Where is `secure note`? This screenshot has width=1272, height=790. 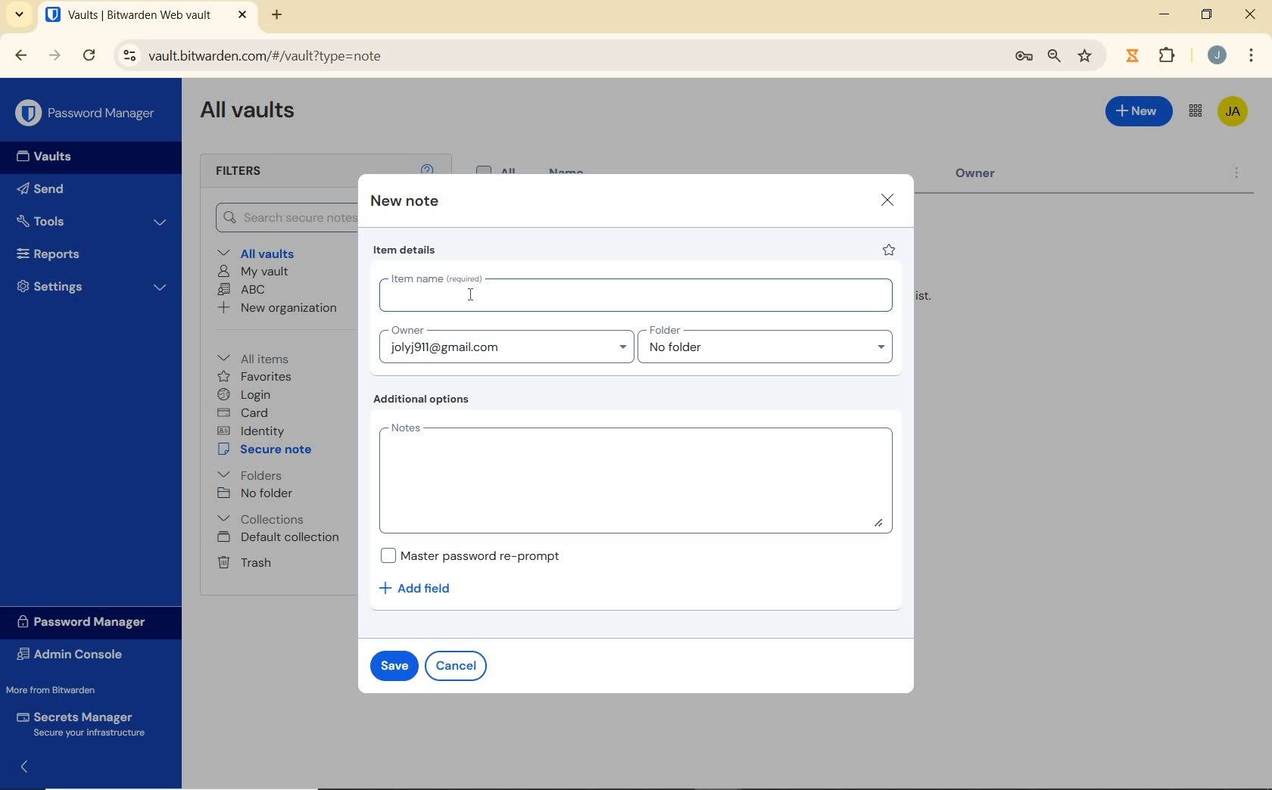
secure note is located at coordinates (268, 449).